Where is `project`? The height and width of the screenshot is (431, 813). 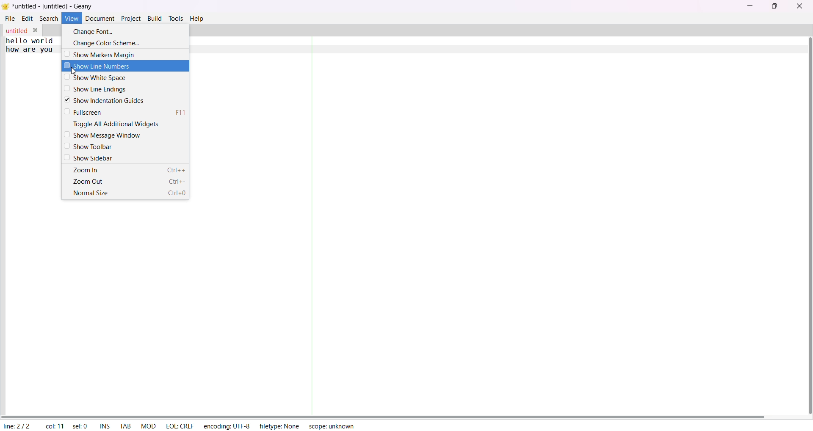 project is located at coordinates (130, 18).